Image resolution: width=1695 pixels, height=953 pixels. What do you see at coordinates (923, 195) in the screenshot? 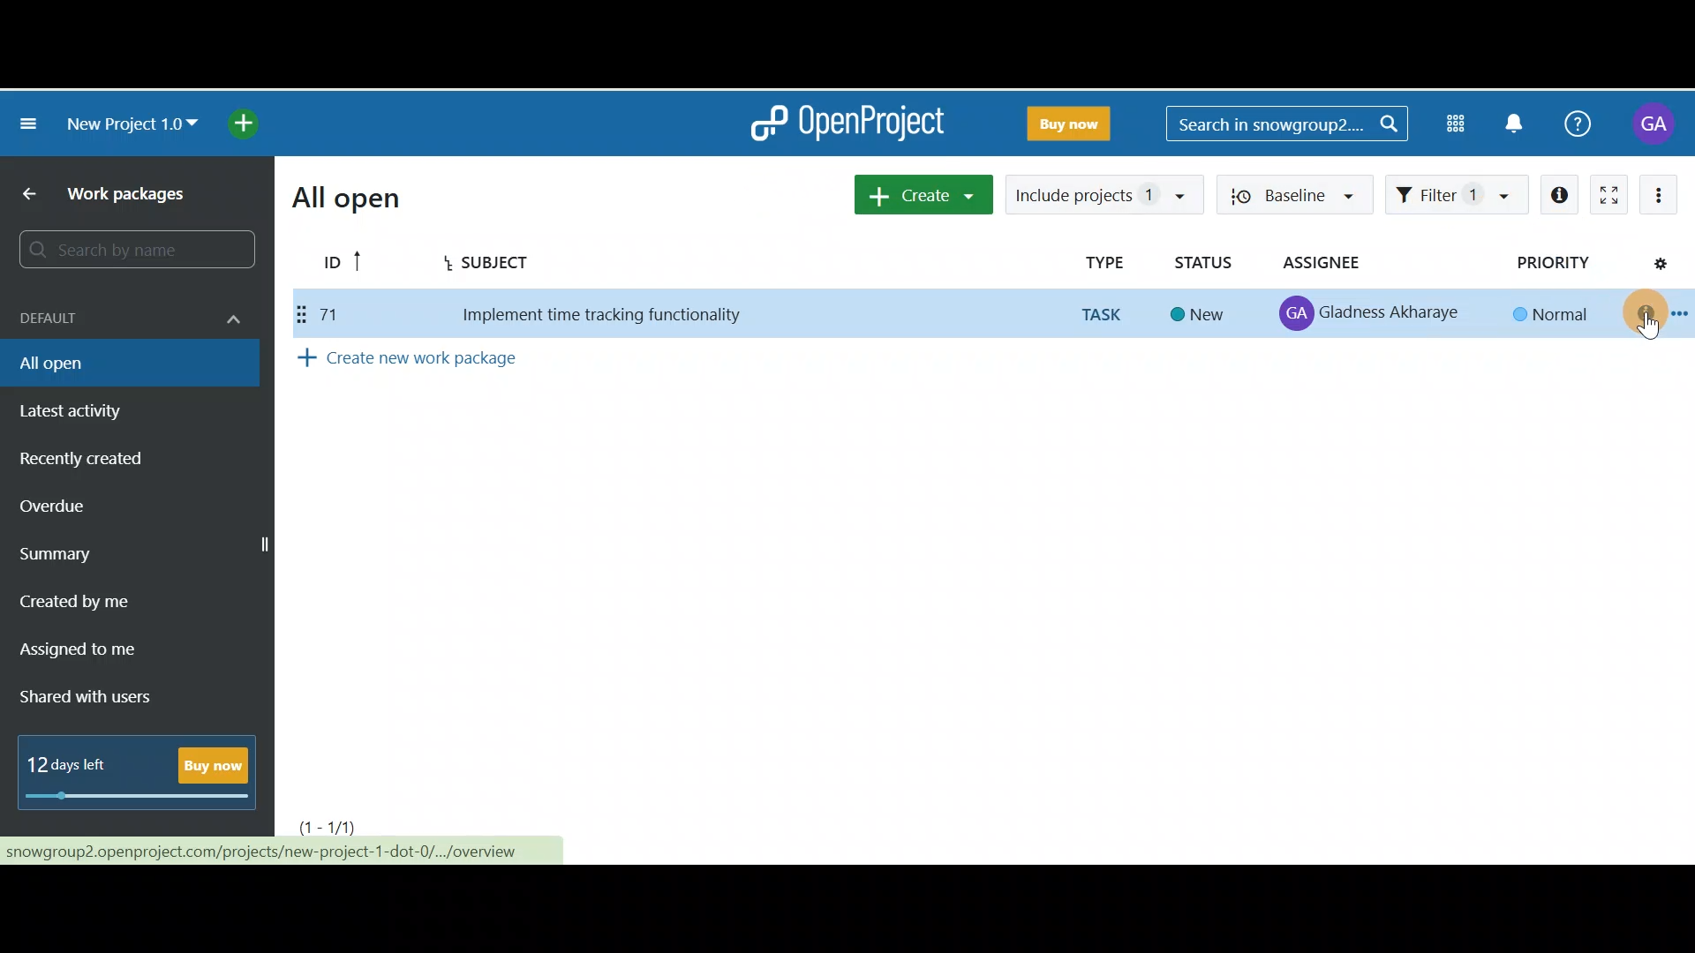
I see `Create` at bounding box center [923, 195].